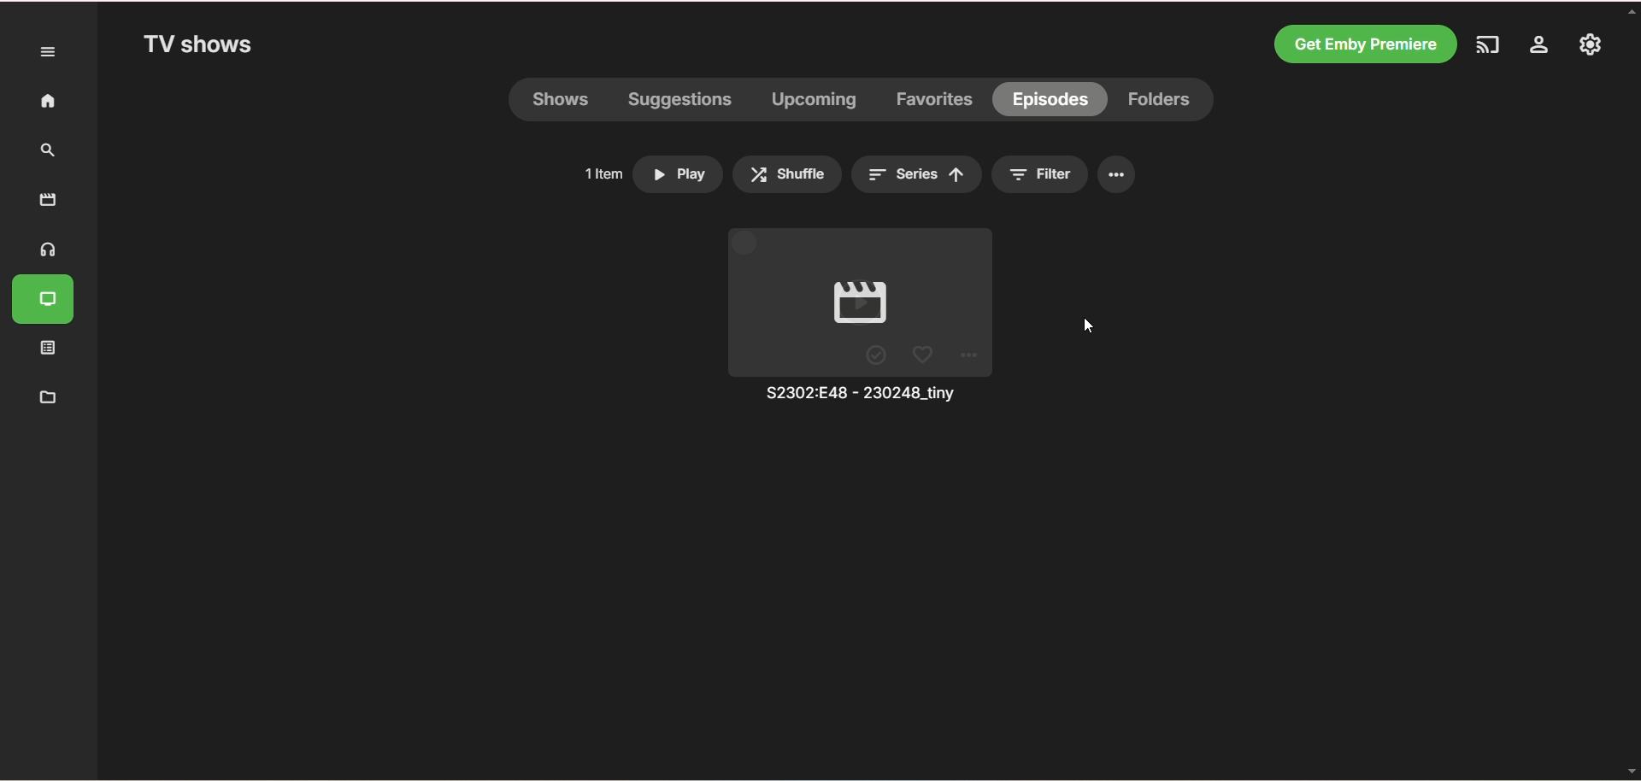  I want to click on favorites, so click(938, 99).